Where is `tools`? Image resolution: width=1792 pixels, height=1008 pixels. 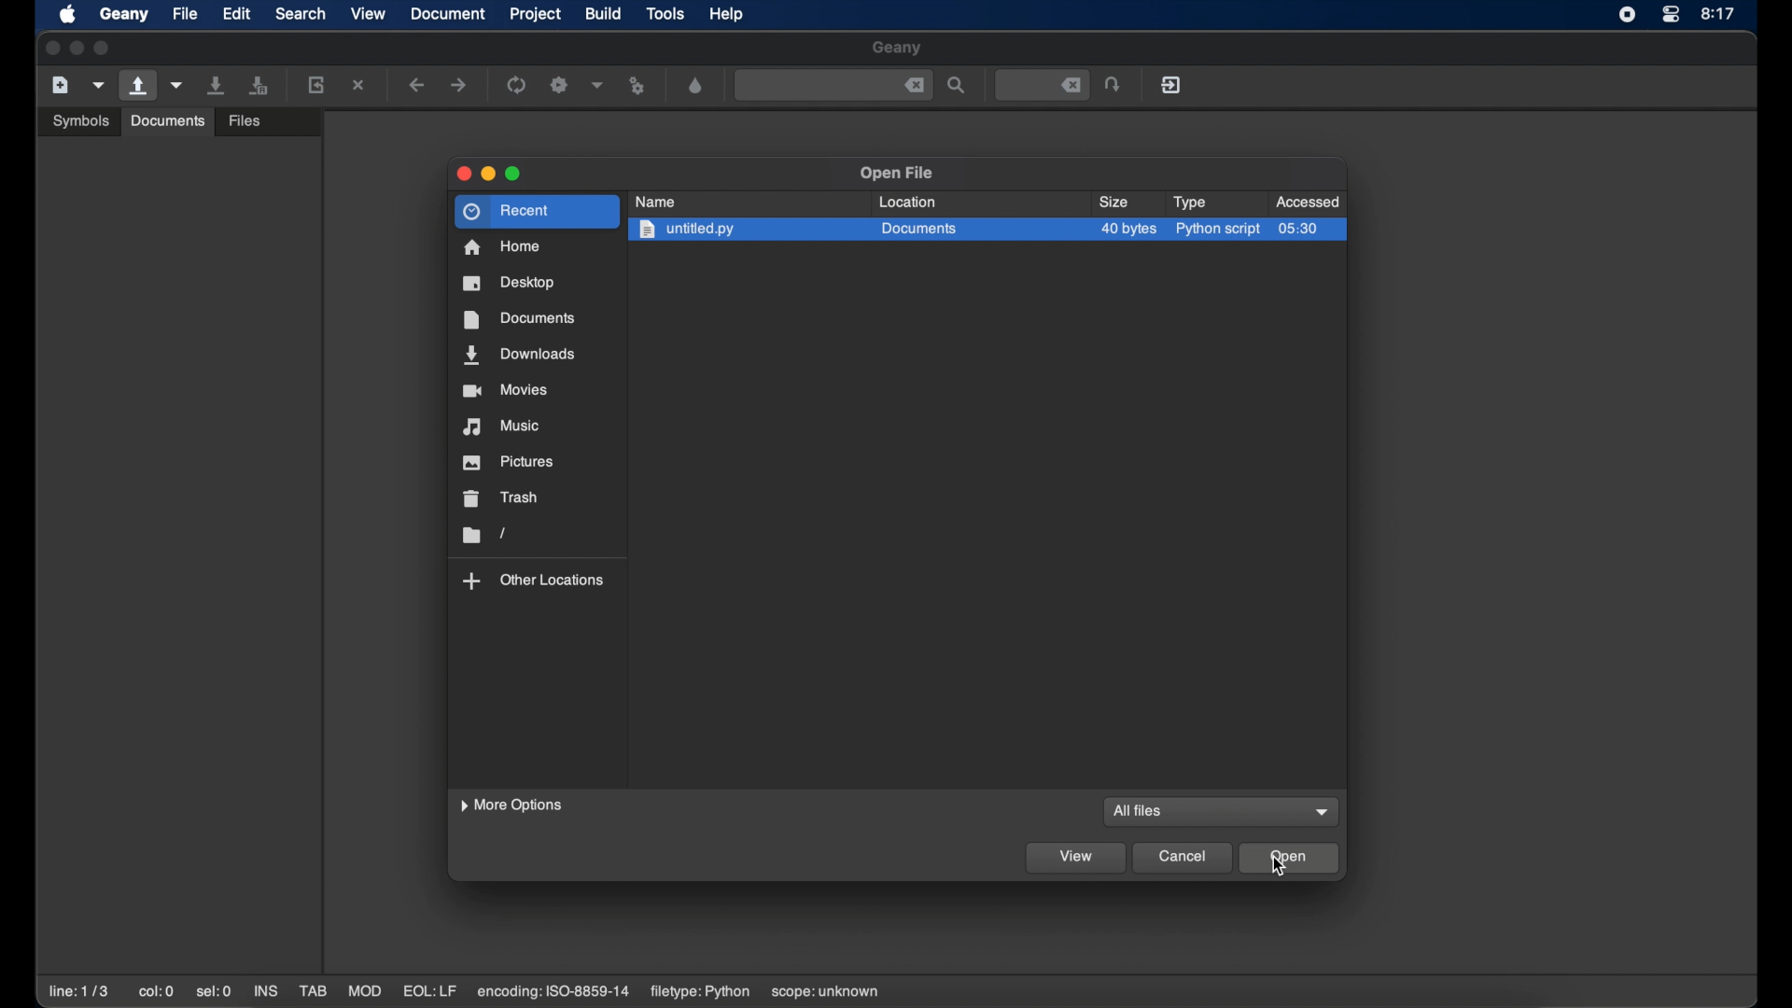 tools is located at coordinates (666, 12).